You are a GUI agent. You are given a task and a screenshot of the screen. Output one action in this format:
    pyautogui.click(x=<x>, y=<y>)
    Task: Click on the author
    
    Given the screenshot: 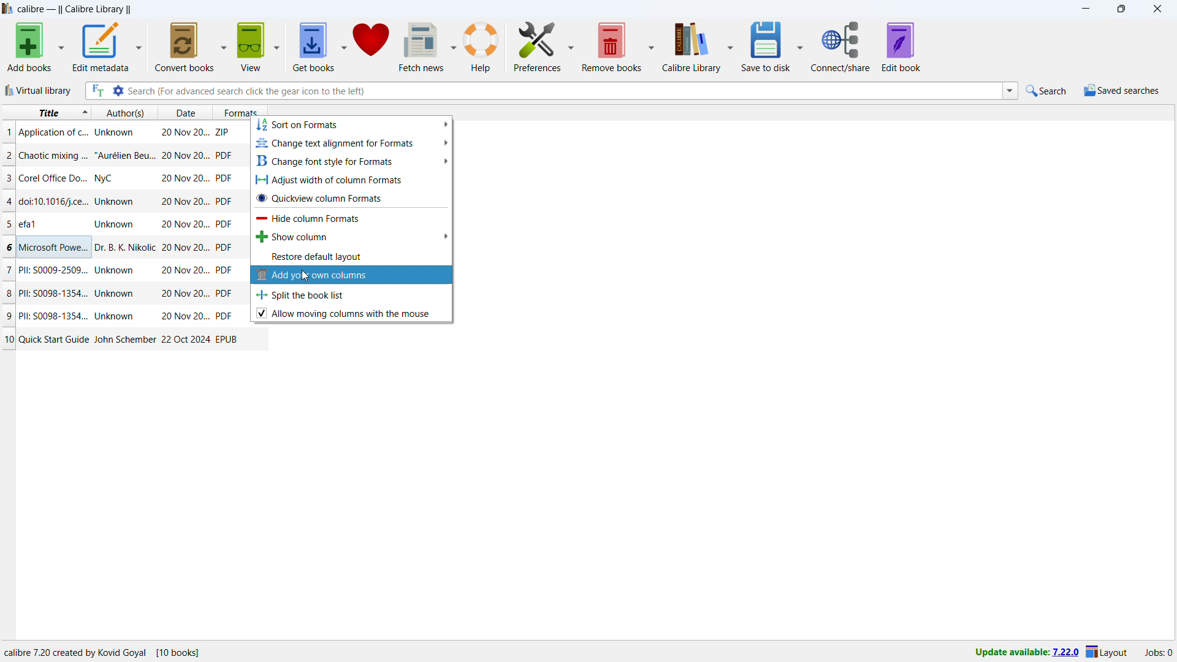 What is the action you would take?
    pyautogui.click(x=125, y=155)
    